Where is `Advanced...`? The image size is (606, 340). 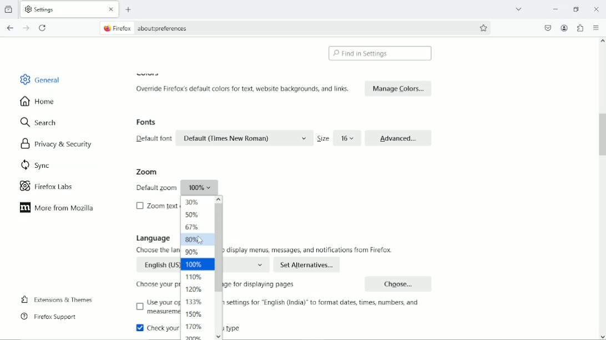
Advanced... is located at coordinates (398, 137).